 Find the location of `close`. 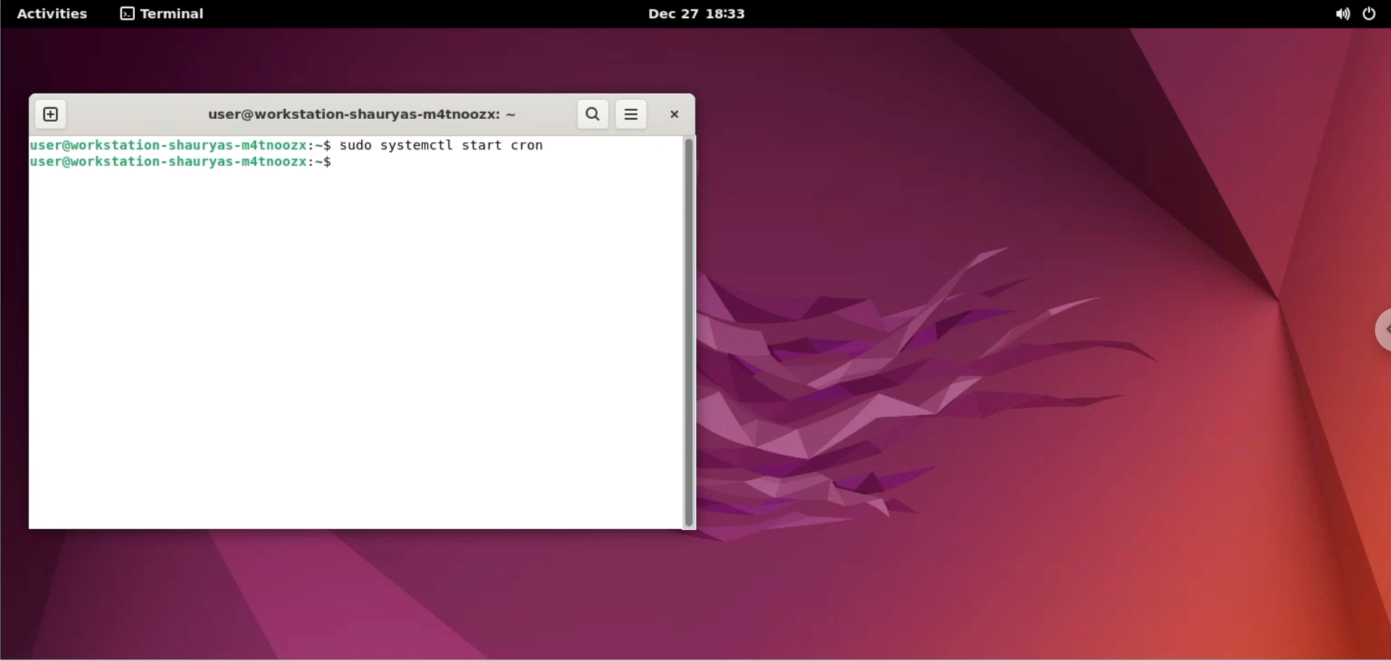

close is located at coordinates (672, 115).